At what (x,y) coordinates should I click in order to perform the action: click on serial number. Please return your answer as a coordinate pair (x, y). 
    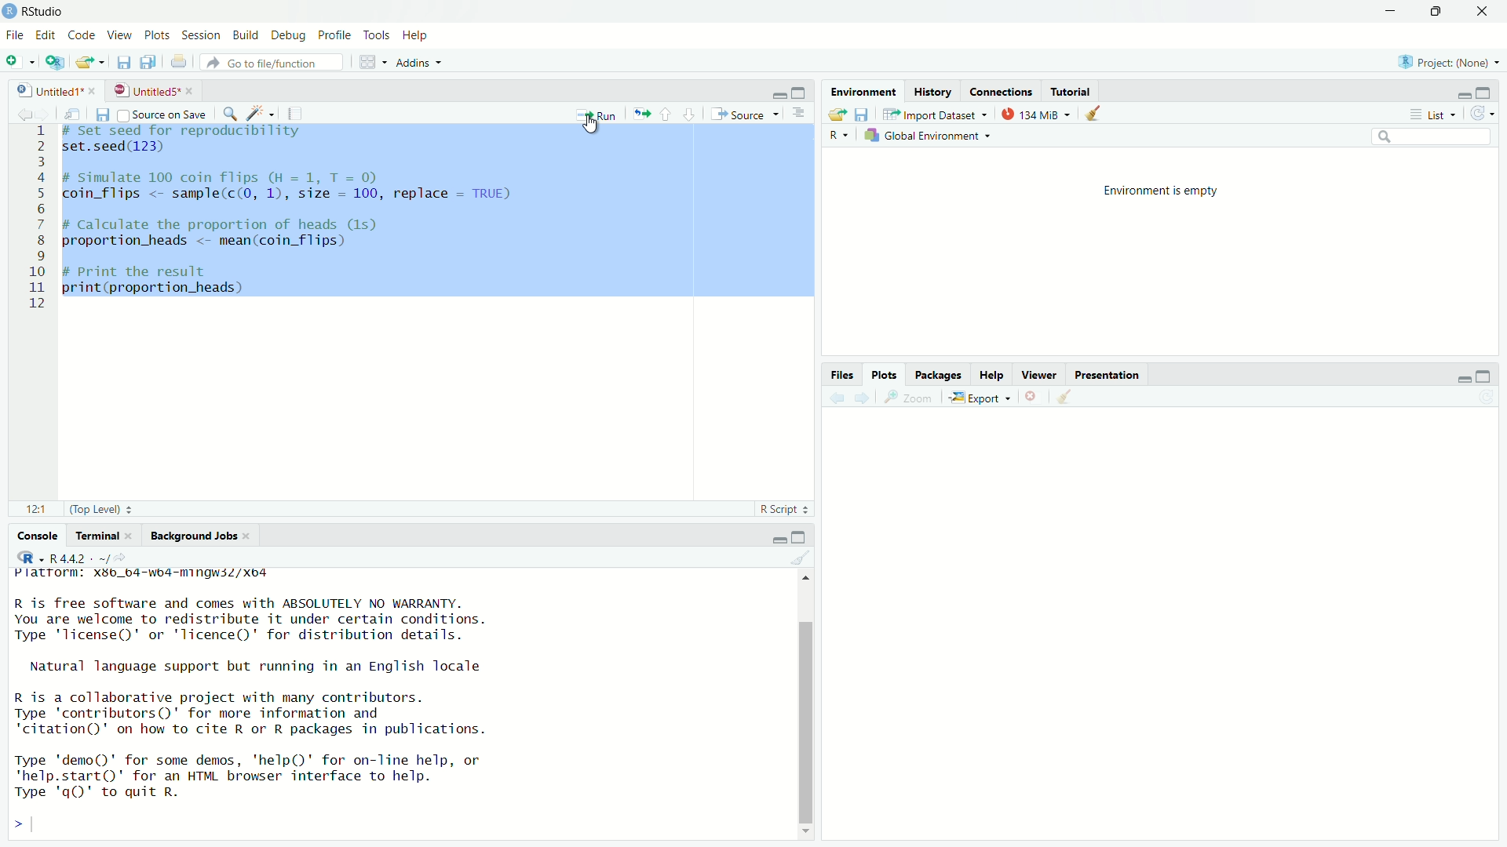
    Looking at the image, I should click on (36, 223).